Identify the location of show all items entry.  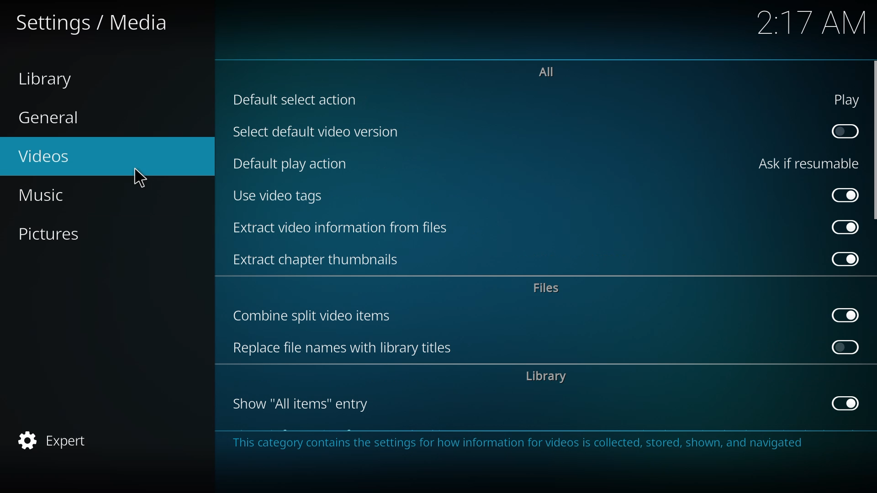
(303, 404).